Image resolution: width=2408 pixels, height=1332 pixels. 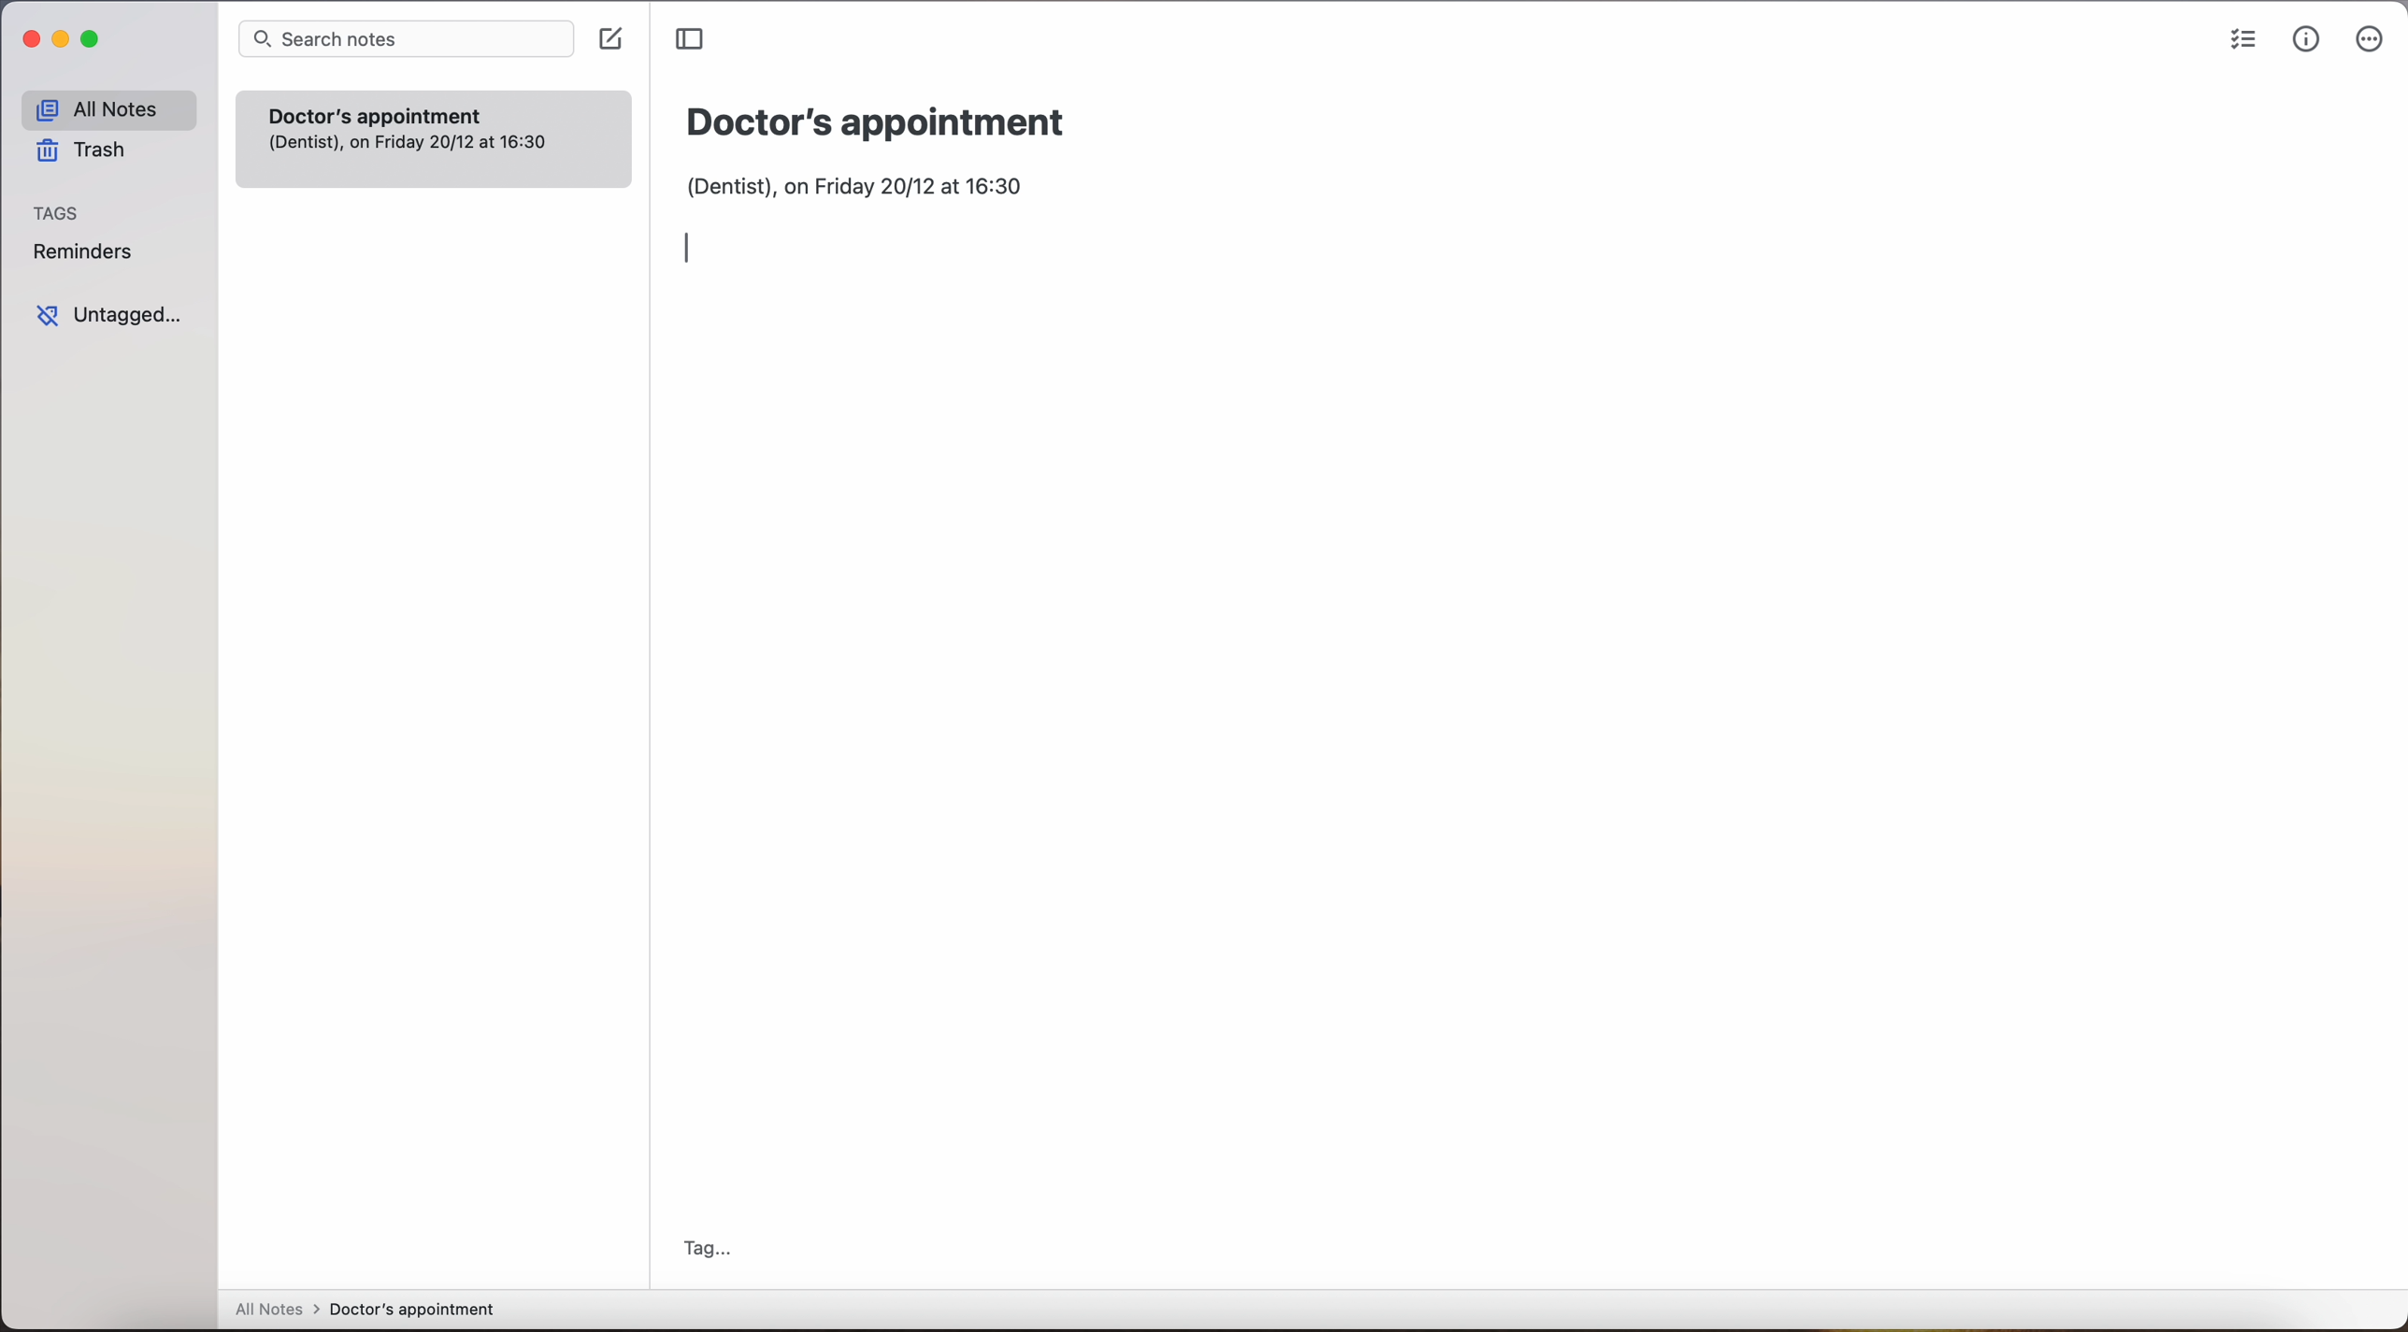 What do you see at coordinates (875, 182) in the screenshot?
I see `(Dentist), on Friday 20/12 at 16:30` at bounding box center [875, 182].